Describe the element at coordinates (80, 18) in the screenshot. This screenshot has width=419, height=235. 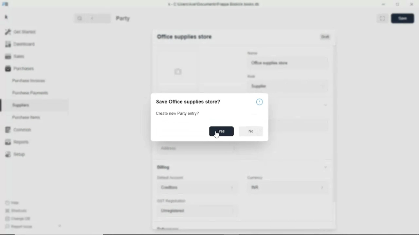
I see `Search` at that location.